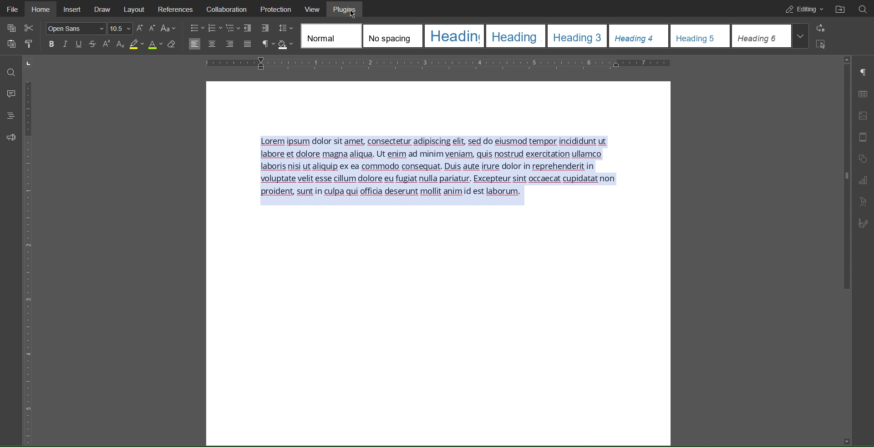 The width and height of the screenshot is (874, 447). What do you see at coordinates (93, 45) in the screenshot?
I see `Strikeout` at bounding box center [93, 45].